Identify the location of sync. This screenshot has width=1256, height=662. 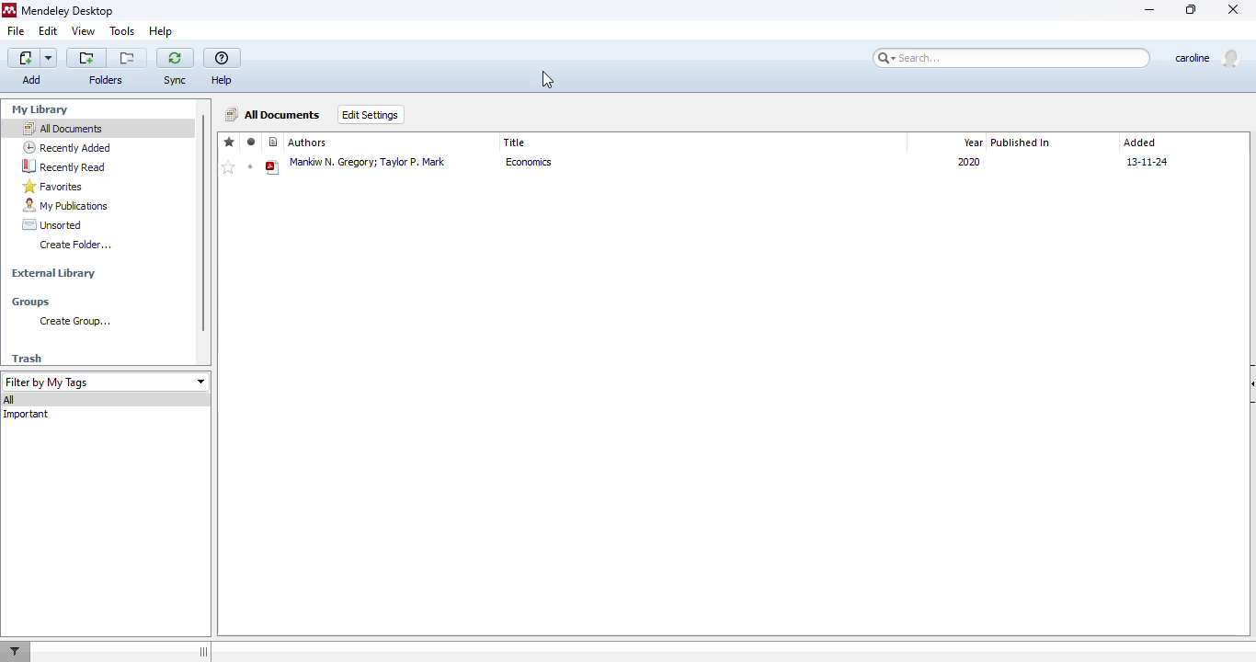
(175, 80).